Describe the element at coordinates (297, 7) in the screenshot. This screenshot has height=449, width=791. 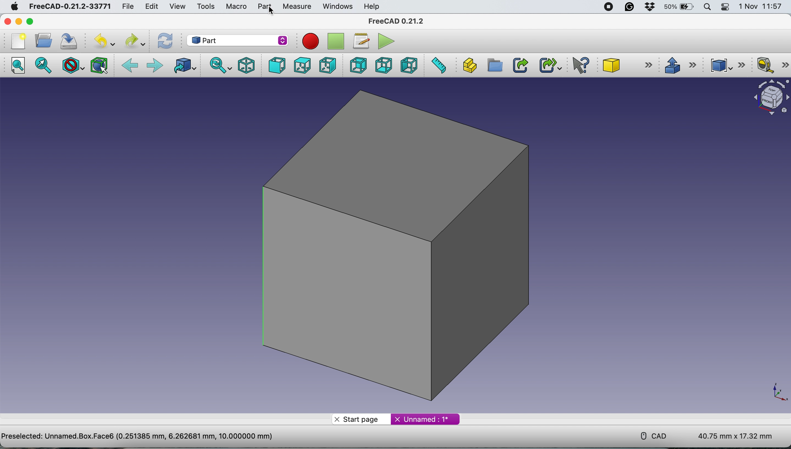
I see `measure` at that location.